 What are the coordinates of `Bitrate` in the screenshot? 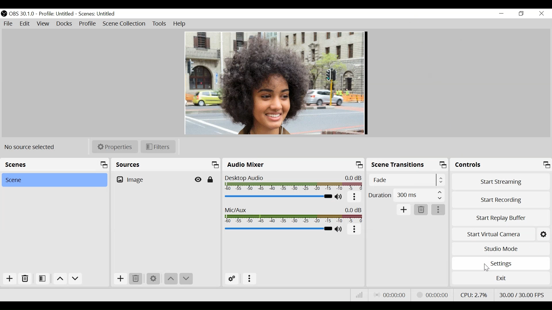 It's located at (360, 296).